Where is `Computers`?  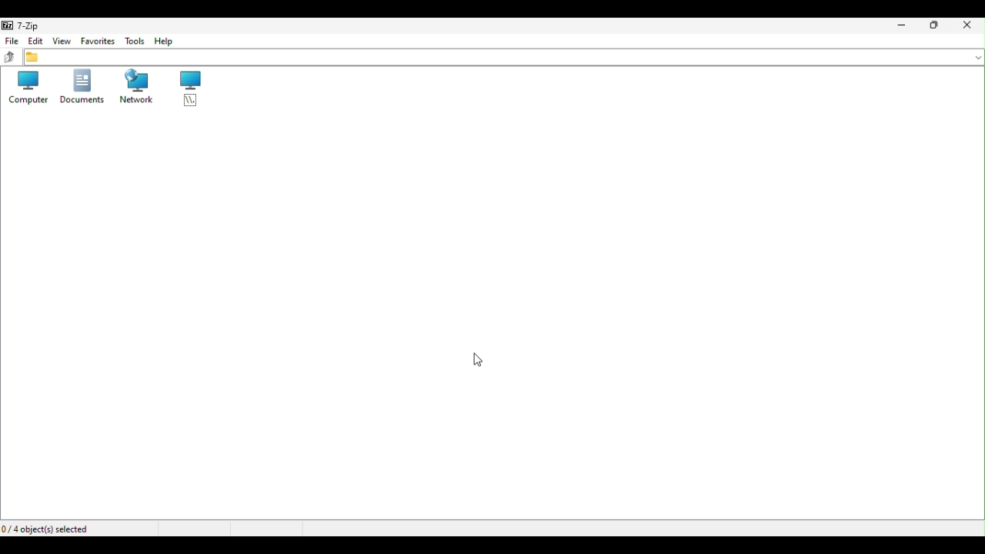
Computers is located at coordinates (28, 88).